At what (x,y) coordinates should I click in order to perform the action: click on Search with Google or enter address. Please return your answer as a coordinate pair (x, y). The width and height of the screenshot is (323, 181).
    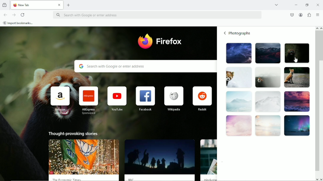
    Looking at the image, I should click on (144, 66).